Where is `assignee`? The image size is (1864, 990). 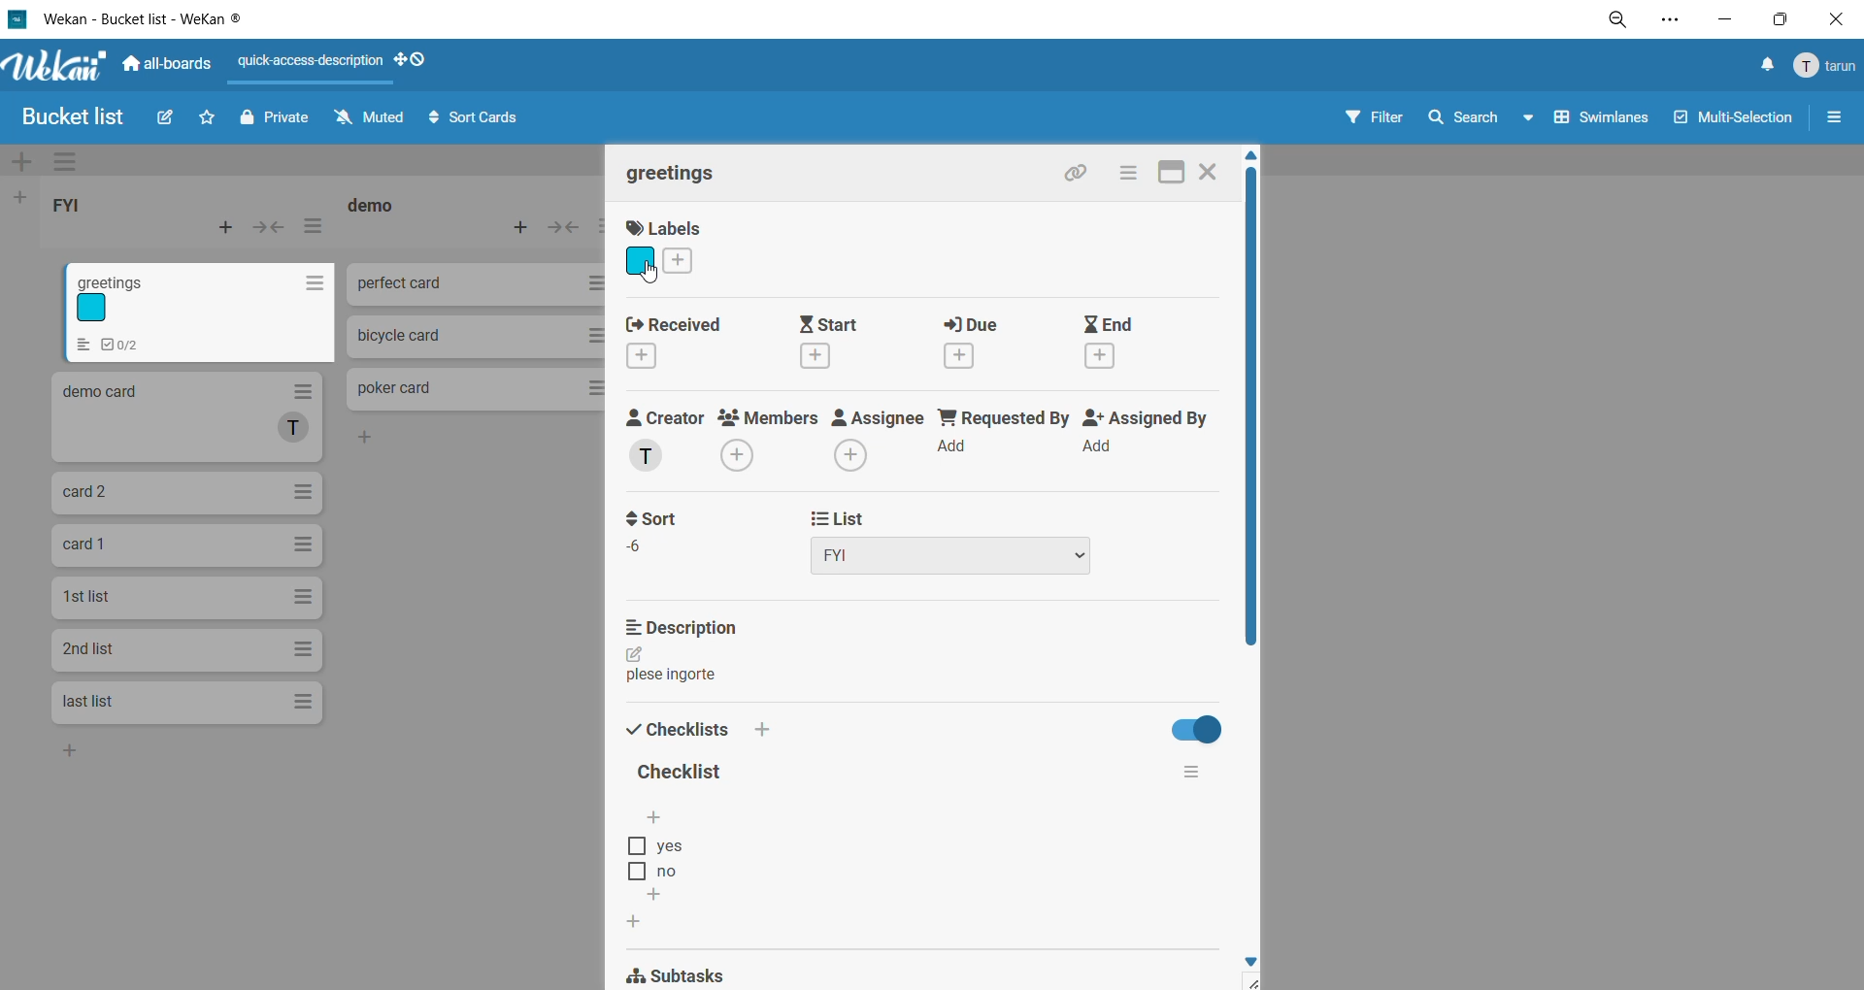 assignee is located at coordinates (874, 440).